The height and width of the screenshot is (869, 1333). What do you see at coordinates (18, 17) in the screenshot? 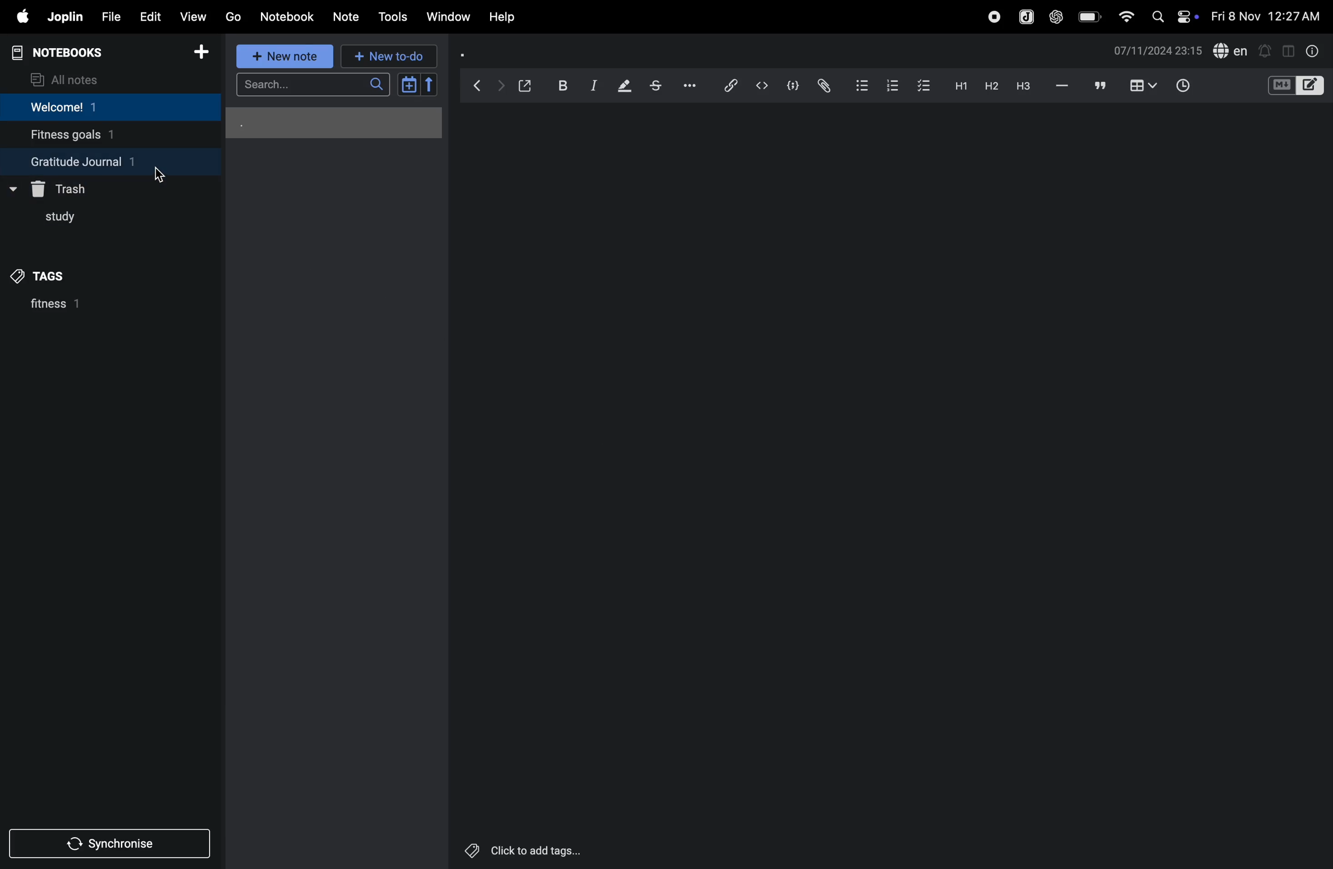
I see `apple menu` at bounding box center [18, 17].